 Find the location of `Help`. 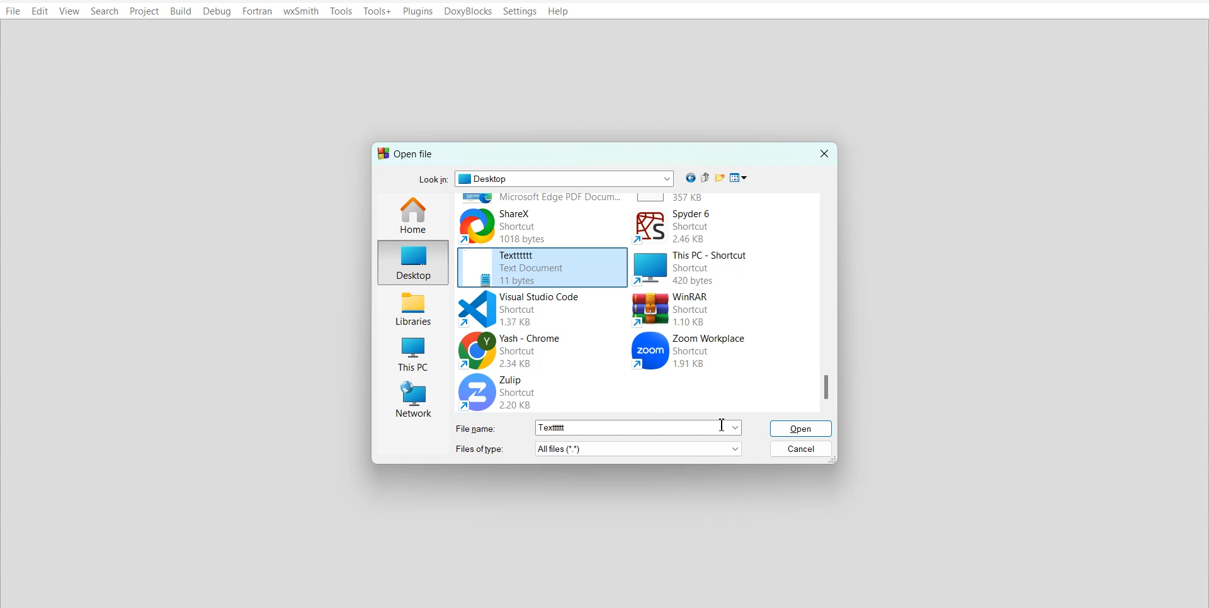

Help is located at coordinates (558, 12).